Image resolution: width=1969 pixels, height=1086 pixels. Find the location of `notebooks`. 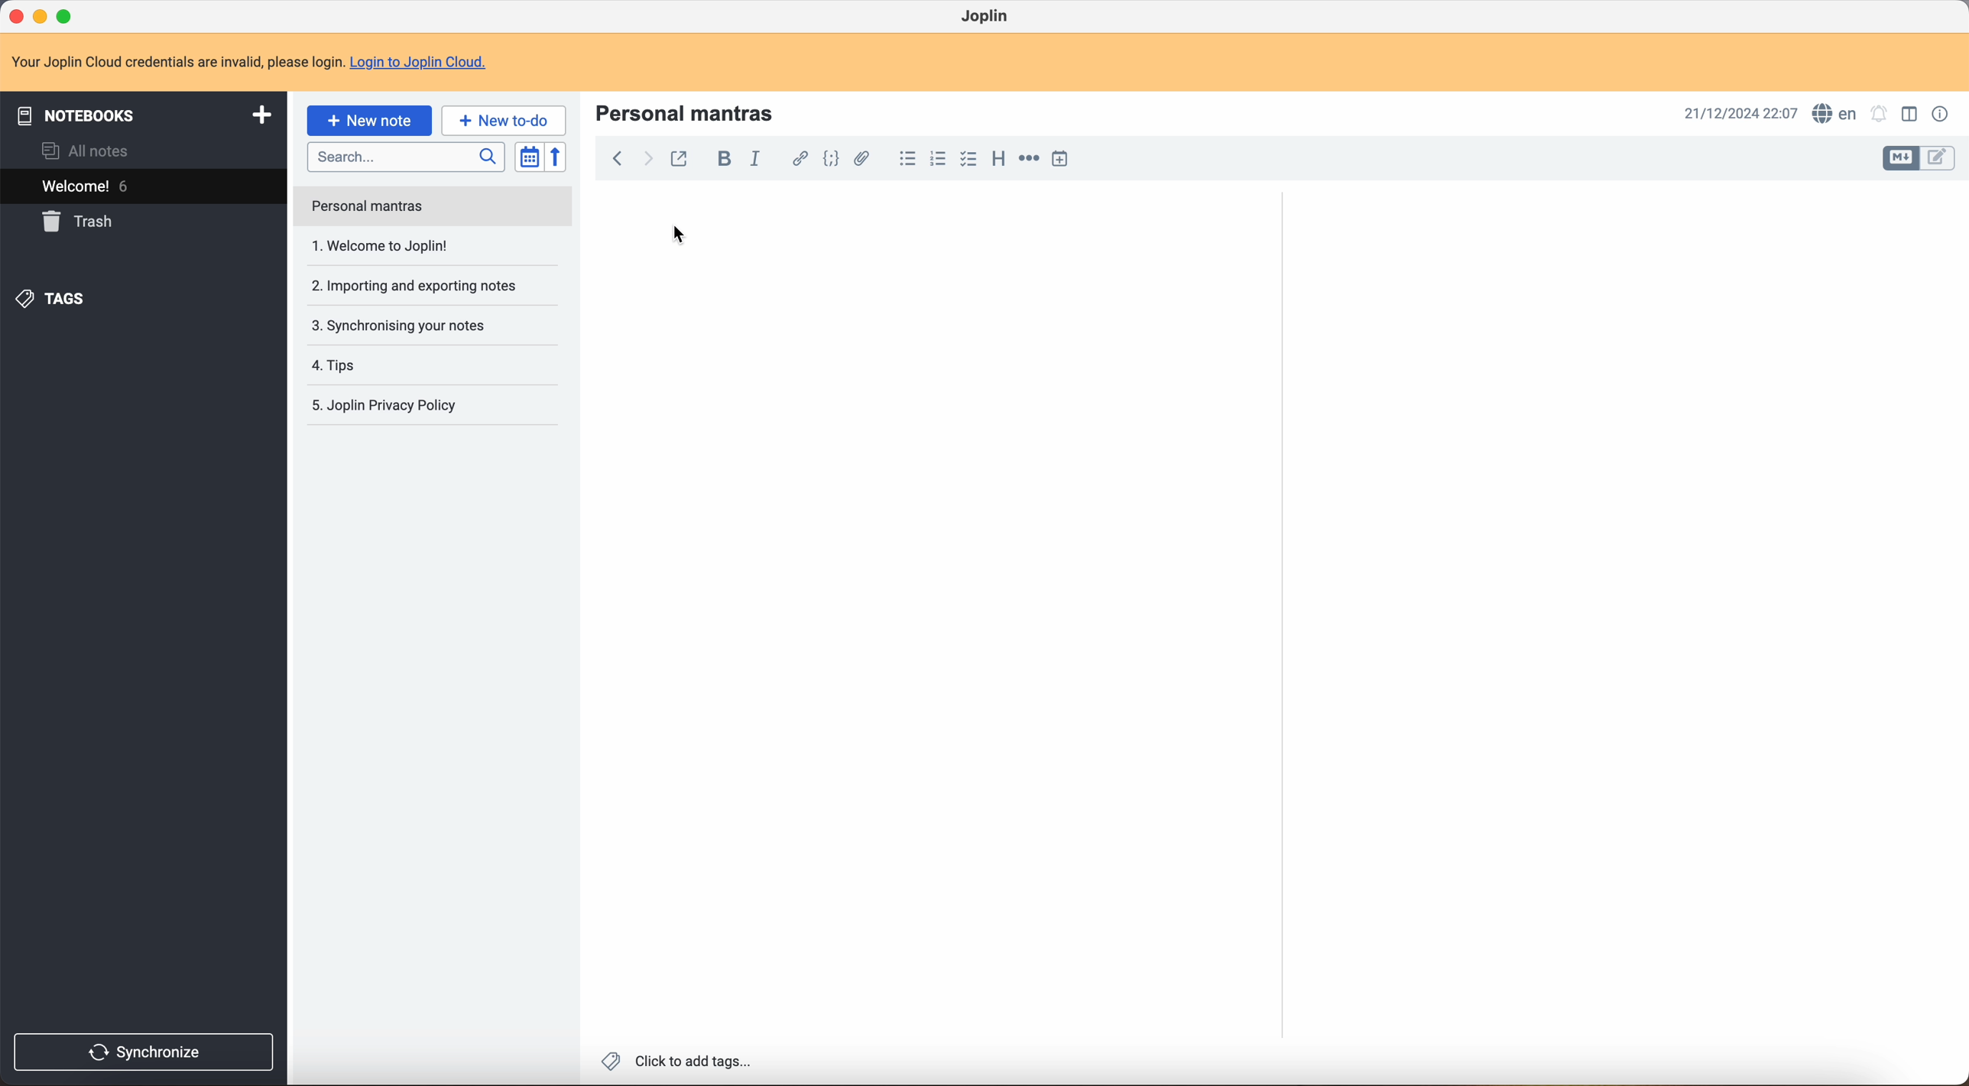

notebooks is located at coordinates (144, 113).